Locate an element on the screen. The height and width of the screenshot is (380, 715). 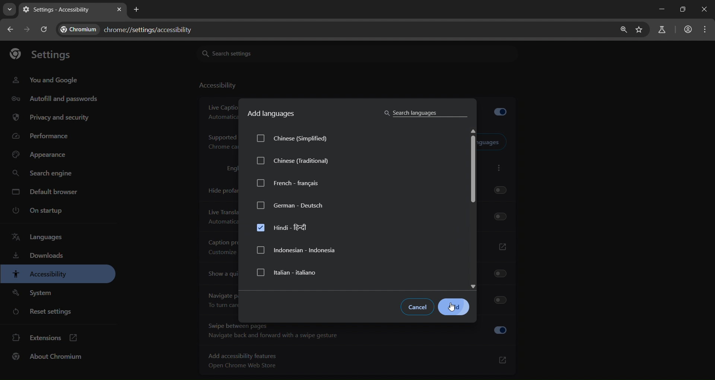
scroll up is located at coordinates (473, 130).